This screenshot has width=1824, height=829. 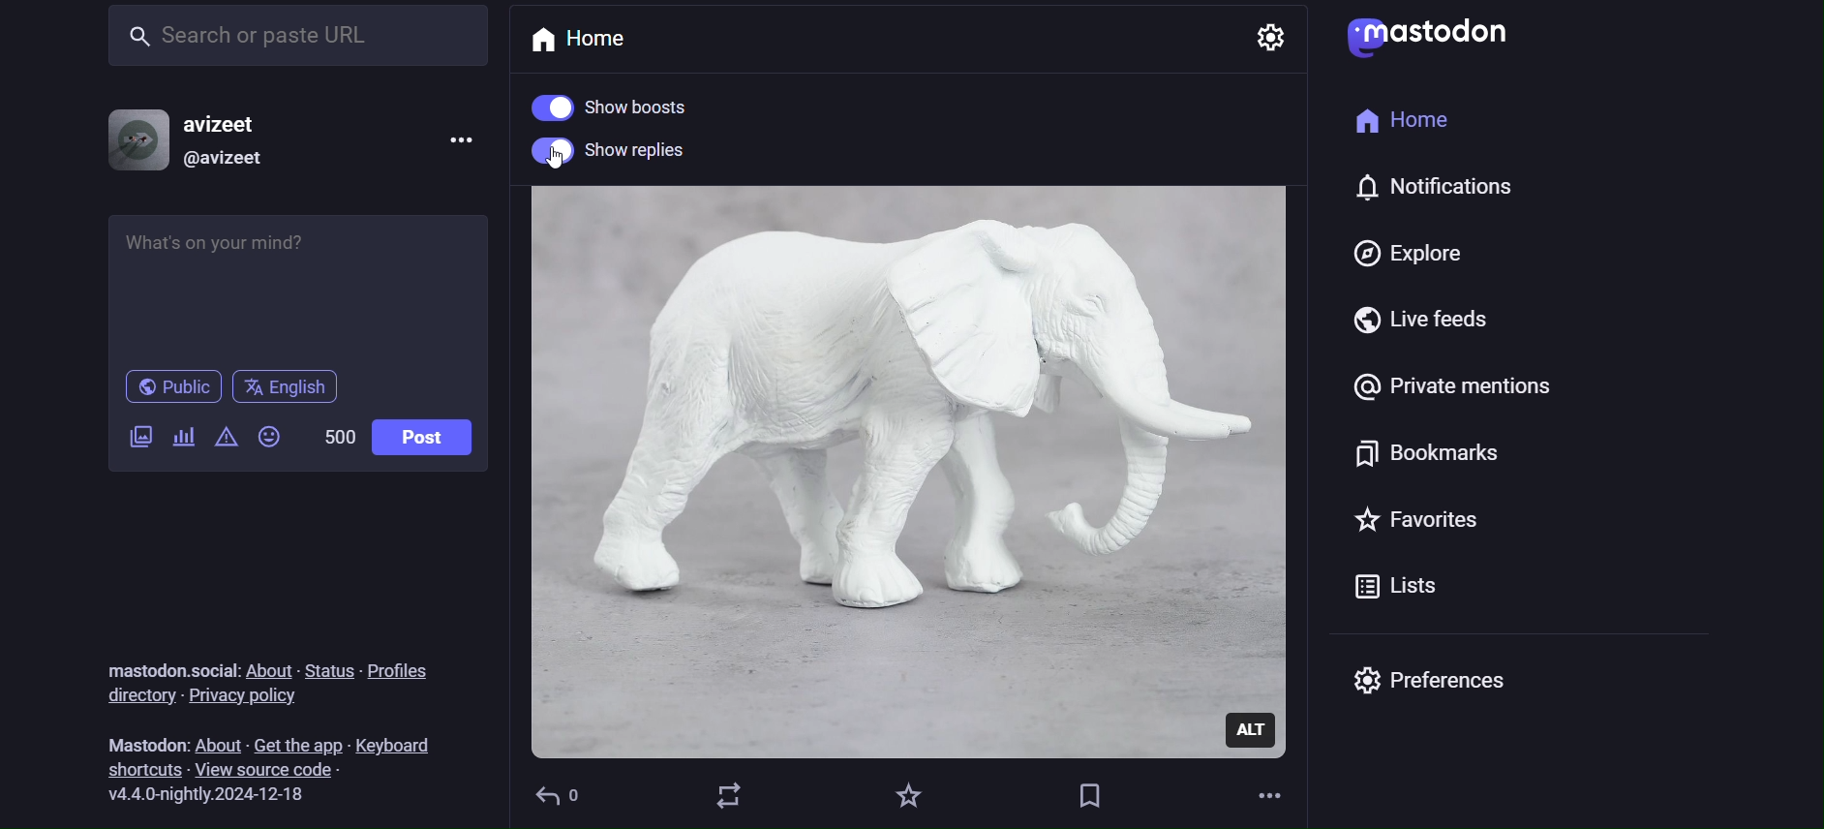 What do you see at coordinates (215, 743) in the screenshot?
I see `about` at bounding box center [215, 743].